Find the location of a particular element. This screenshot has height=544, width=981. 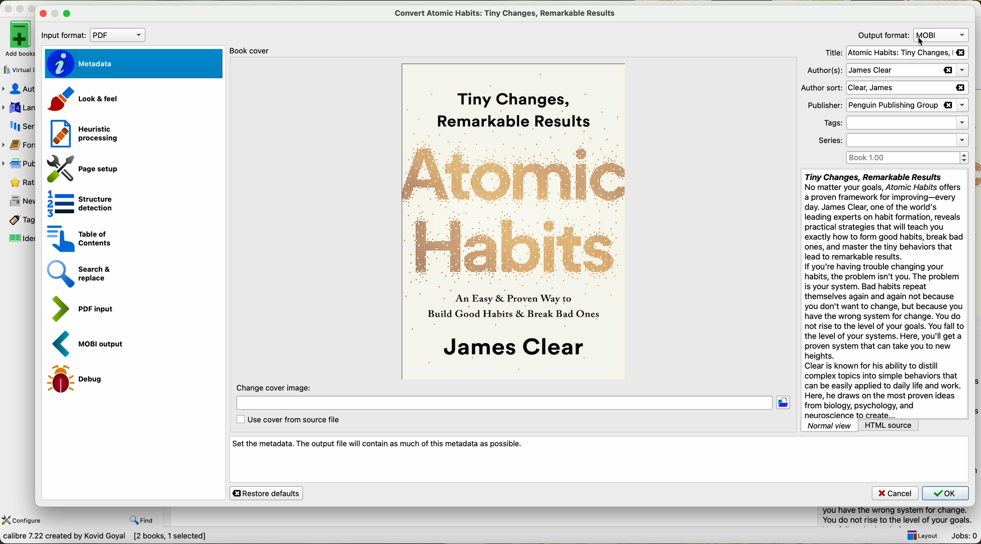

Jobs: 0 is located at coordinates (965, 536).